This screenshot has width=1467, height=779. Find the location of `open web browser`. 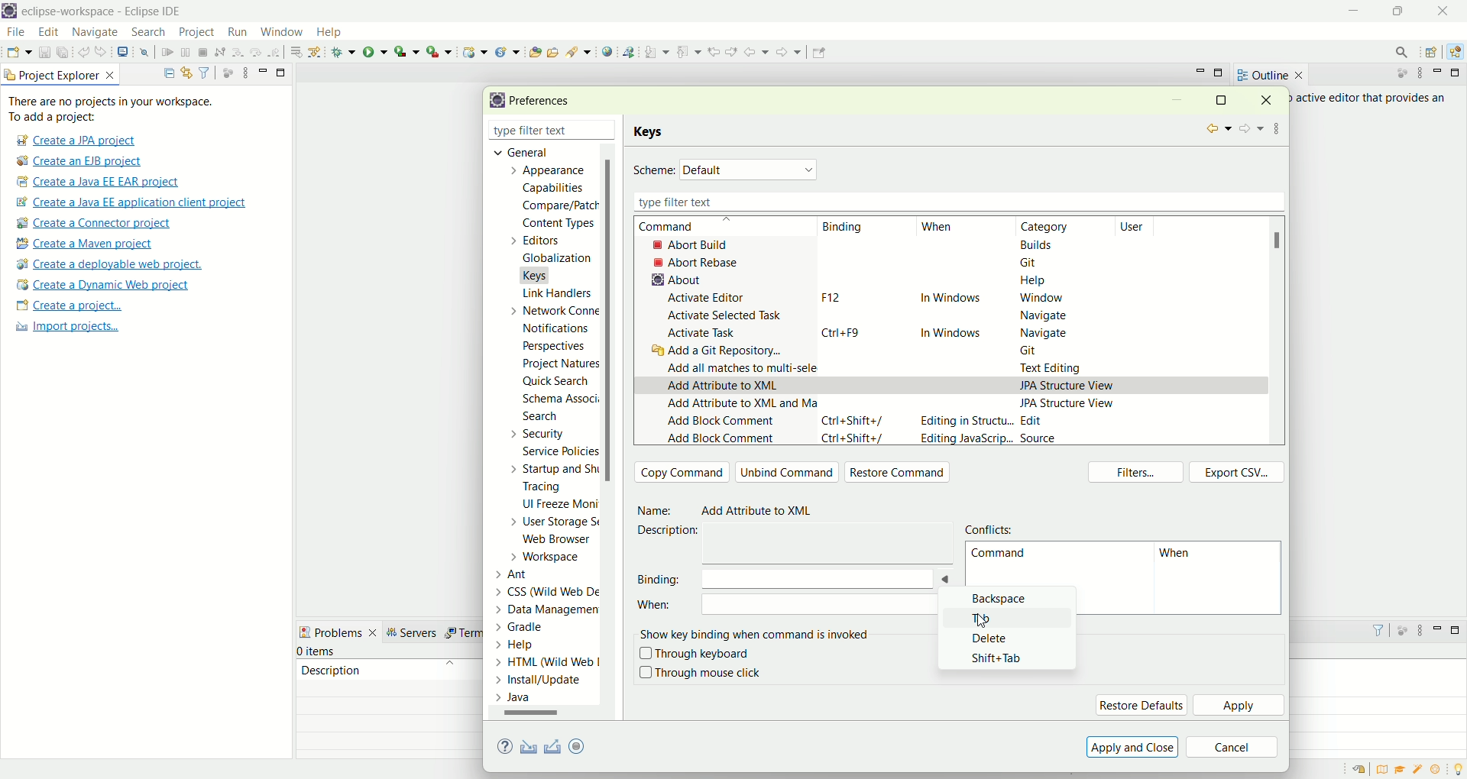

open web browser is located at coordinates (607, 52).